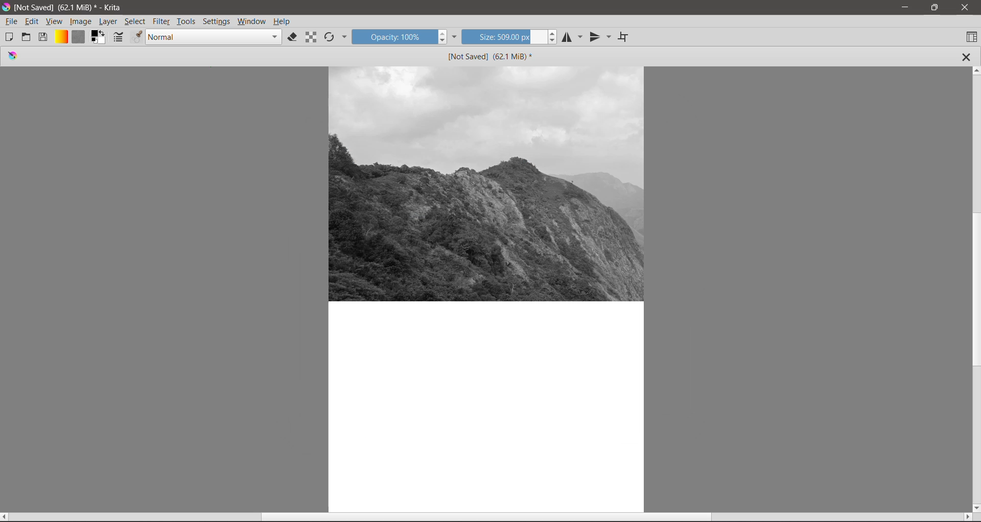  What do you see at coordinates (903, 6) in the screenshot?
I see `Minimize` at bounding box center [903, 6].